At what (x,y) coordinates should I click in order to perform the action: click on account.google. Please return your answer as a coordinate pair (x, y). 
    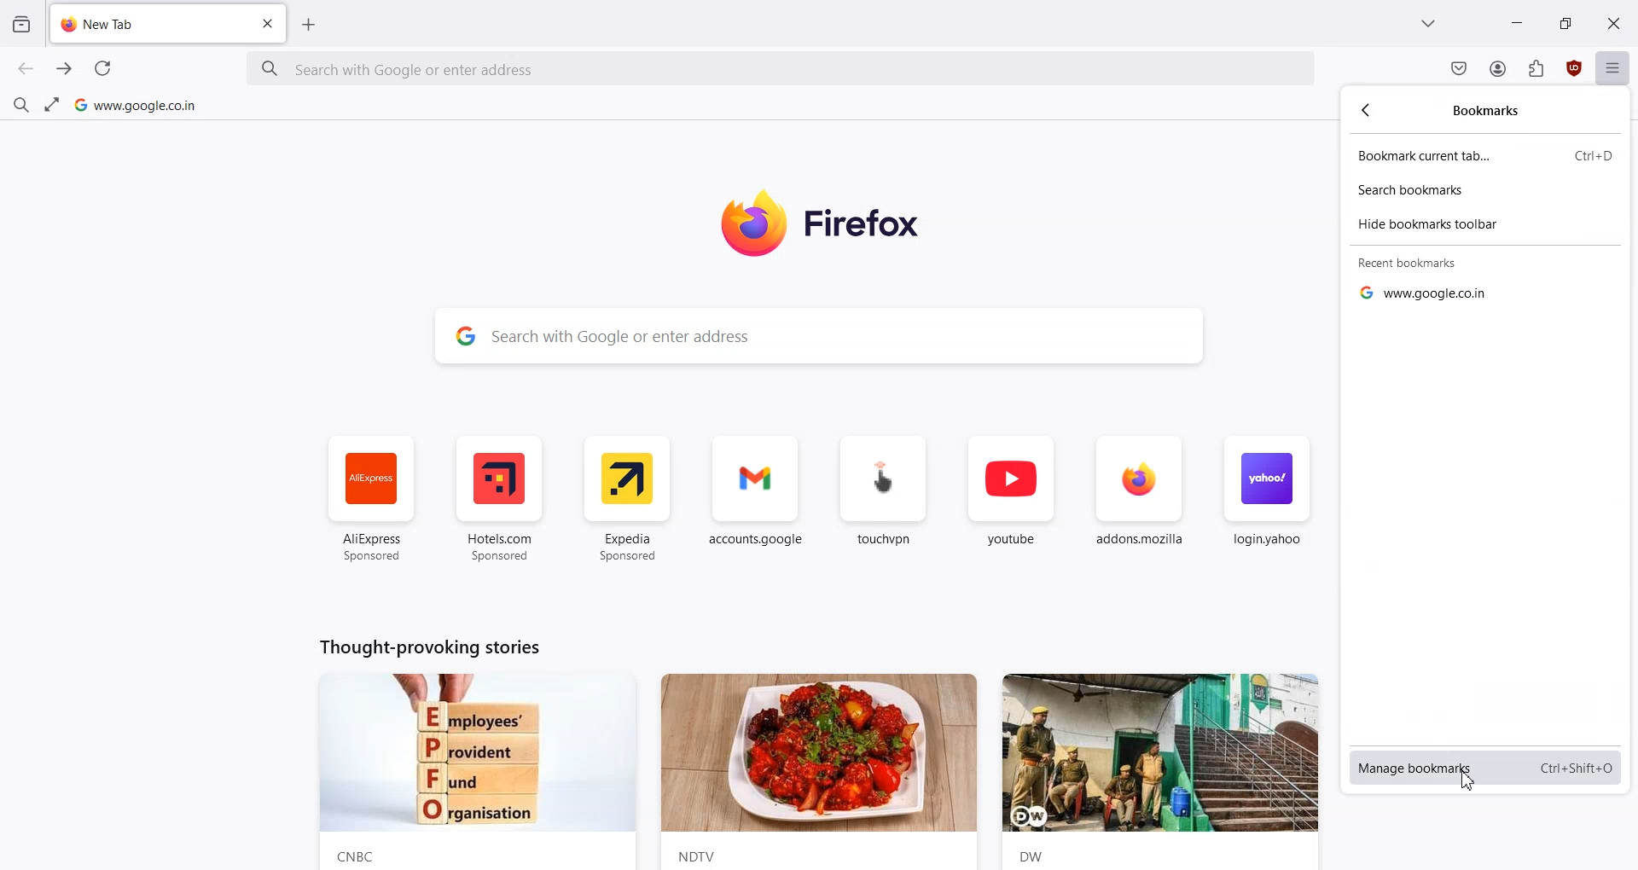
    Looking at the image, I should click on (758, 500).